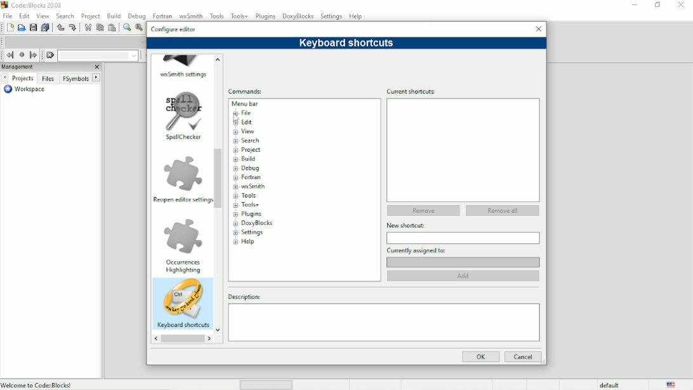 Image resolution: width=693 pixels, height=390 pixels. Describe the element at coordinates (249, 131) in the screenshot. I see `View` at that location.